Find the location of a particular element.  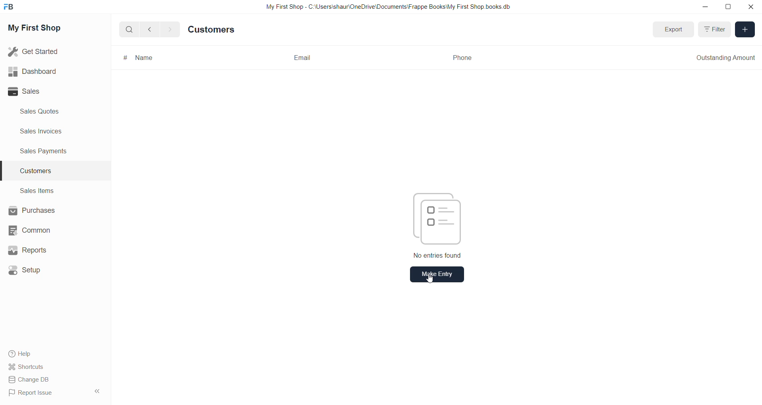

# is located at coordinates (123, 59).